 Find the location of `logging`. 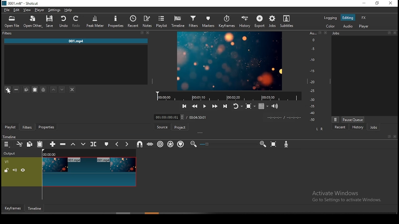

logging is located at coordinates (329, 18).